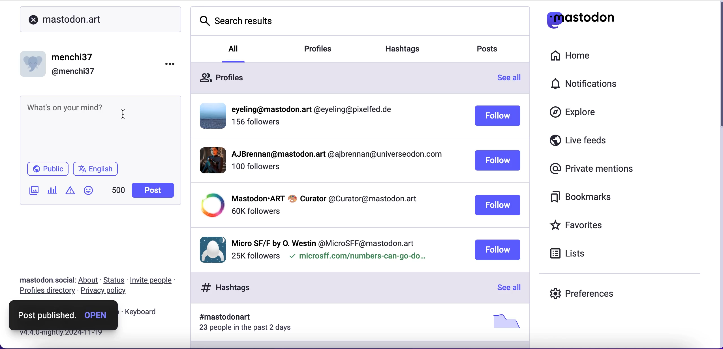  Describe the element at coordinates (498, 205) in the screenshot. I see `follow` at that location.